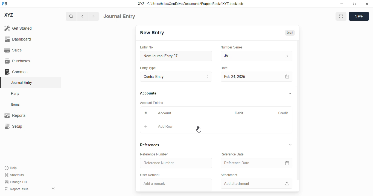 This screenshot has width=373, height=196. What do you see at coordinates (71, 16) in the screenshot?
I see `search` at bounding box center [71, 16].